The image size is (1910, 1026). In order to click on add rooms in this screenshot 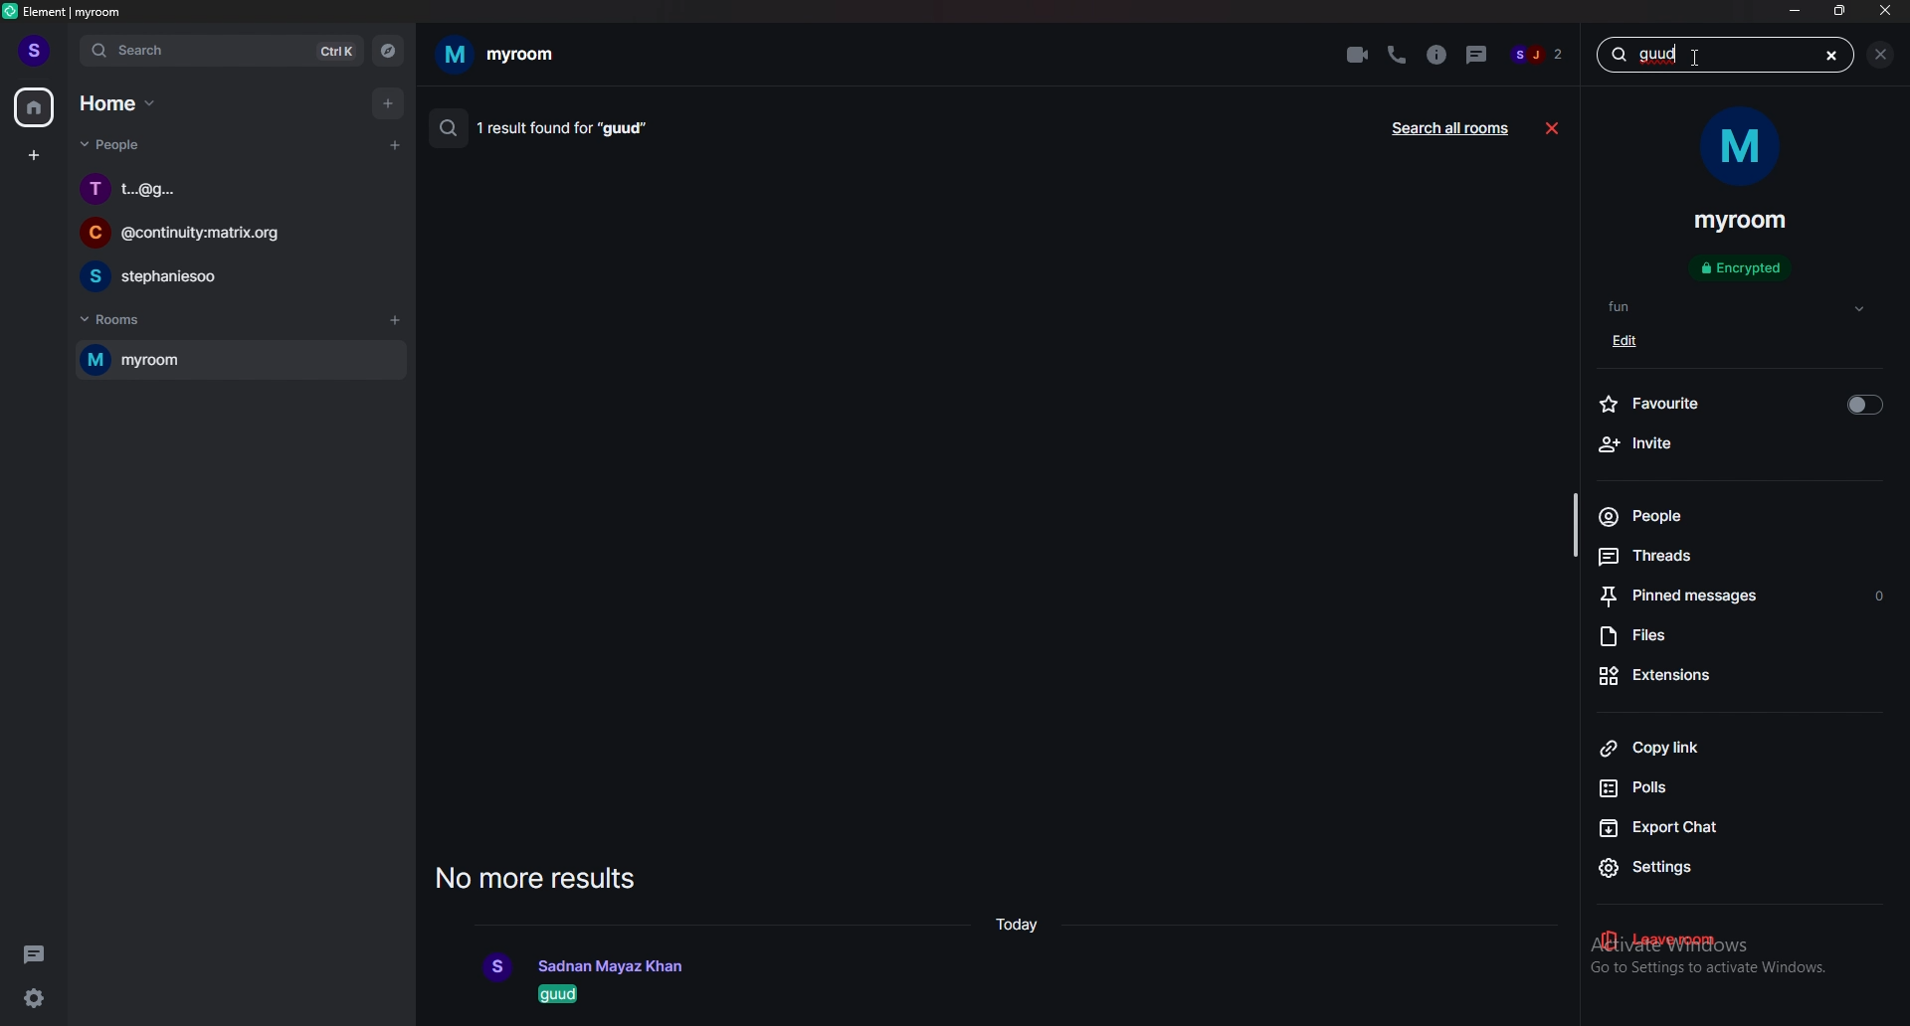, I will do `click(395, 323)`.